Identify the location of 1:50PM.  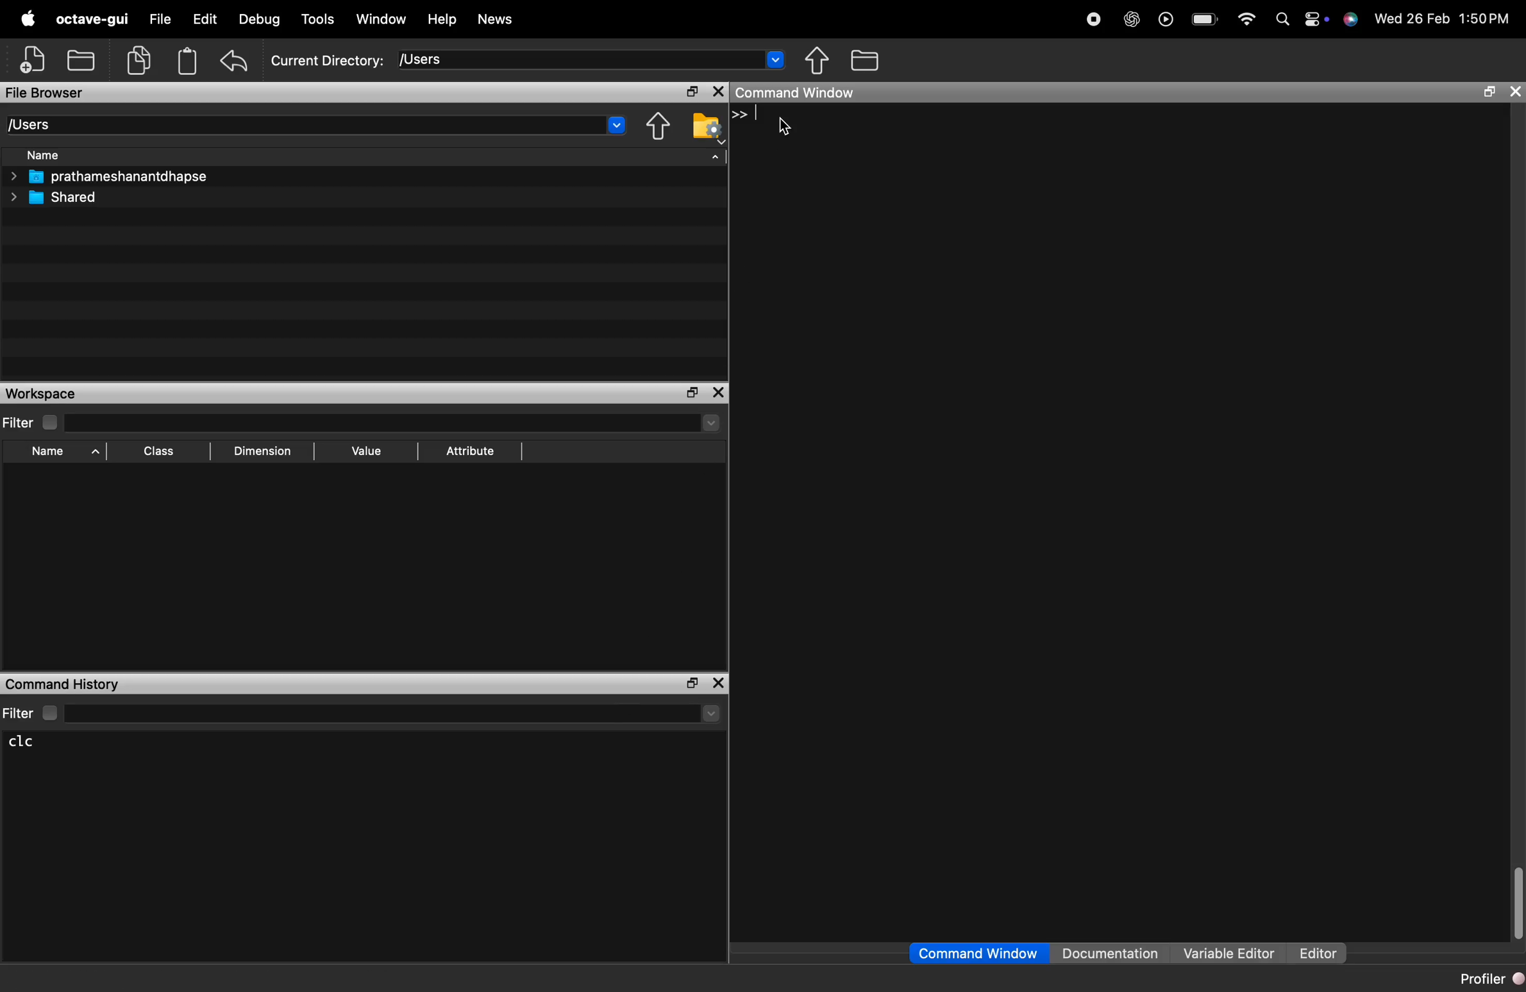
(1485, 19).